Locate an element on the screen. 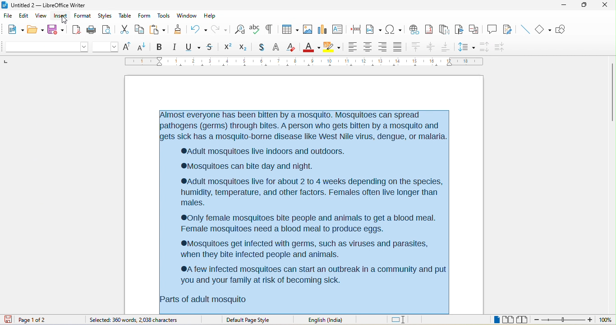 The image size is (616, 325). clear direct formatting is located at coordinates (292, 46).